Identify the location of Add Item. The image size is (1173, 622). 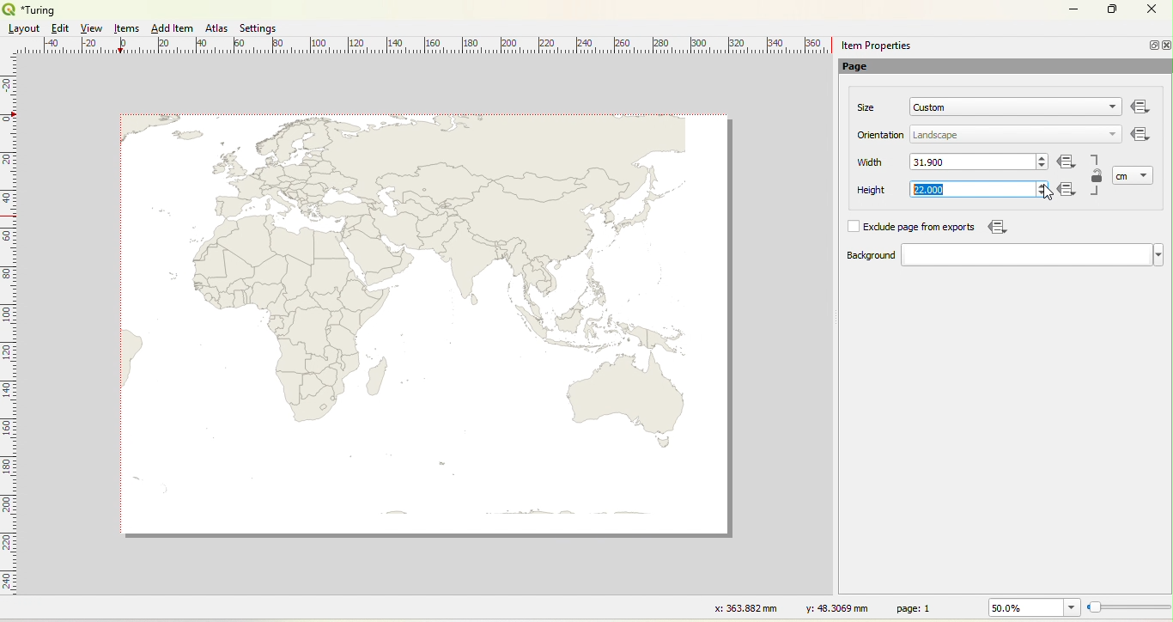
(172, 28).